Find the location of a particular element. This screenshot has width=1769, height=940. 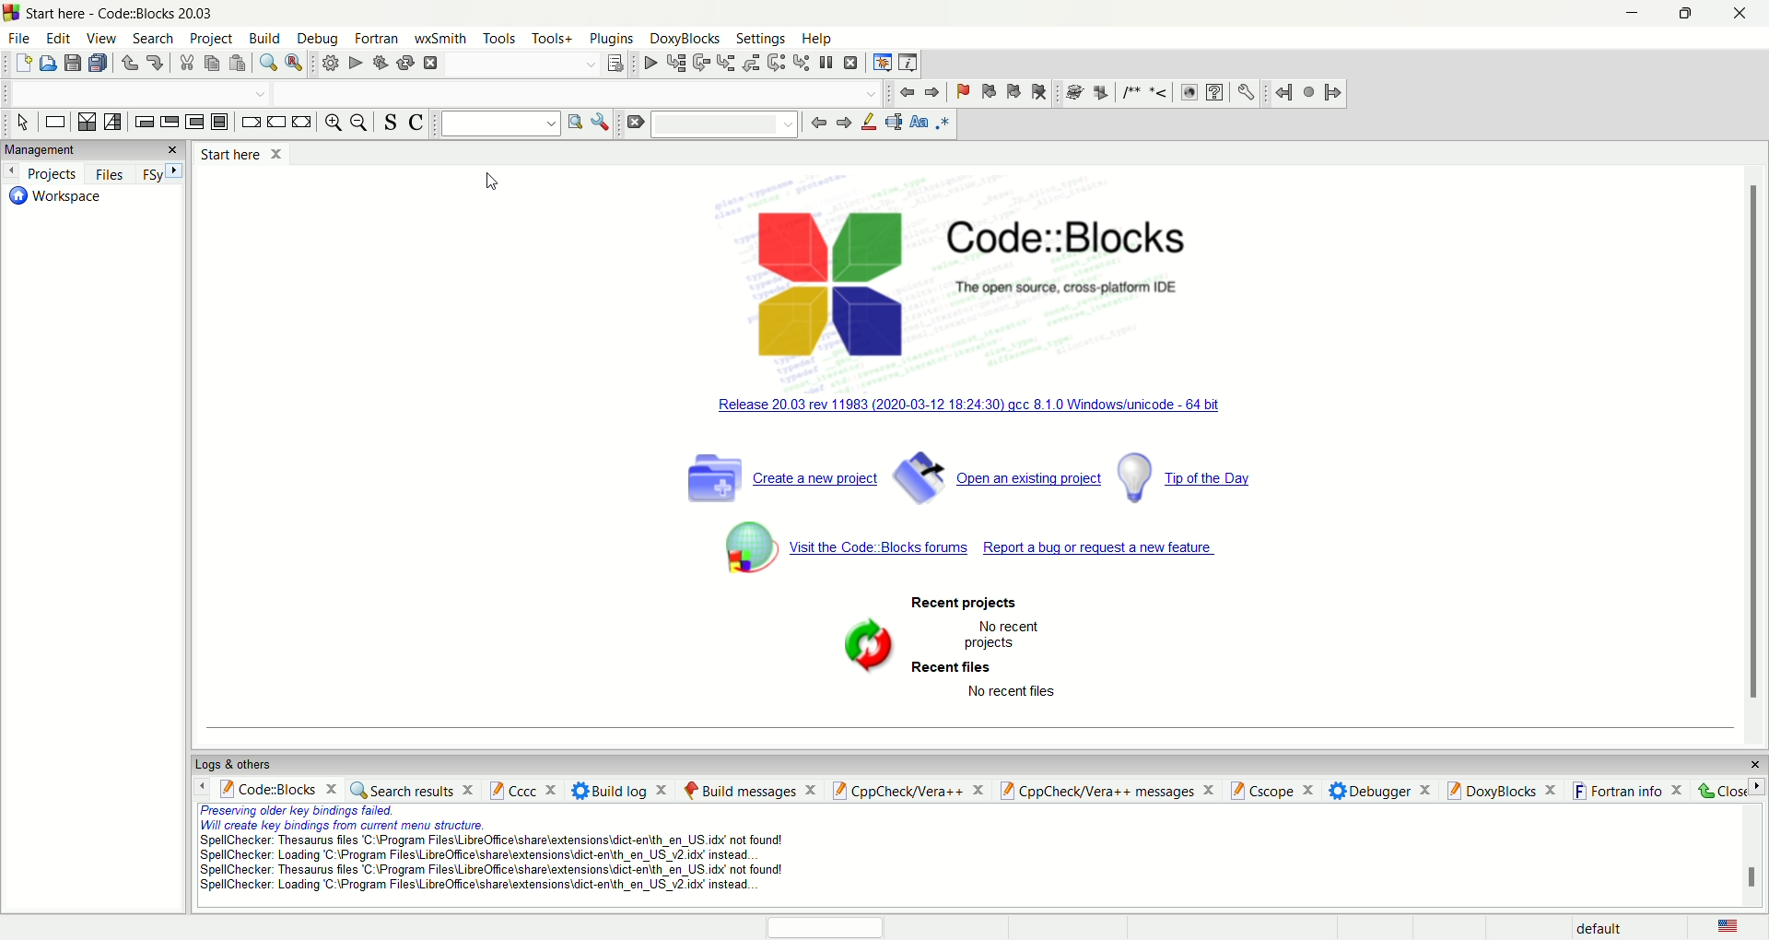

Extract is located at coordinates (1096, 89).